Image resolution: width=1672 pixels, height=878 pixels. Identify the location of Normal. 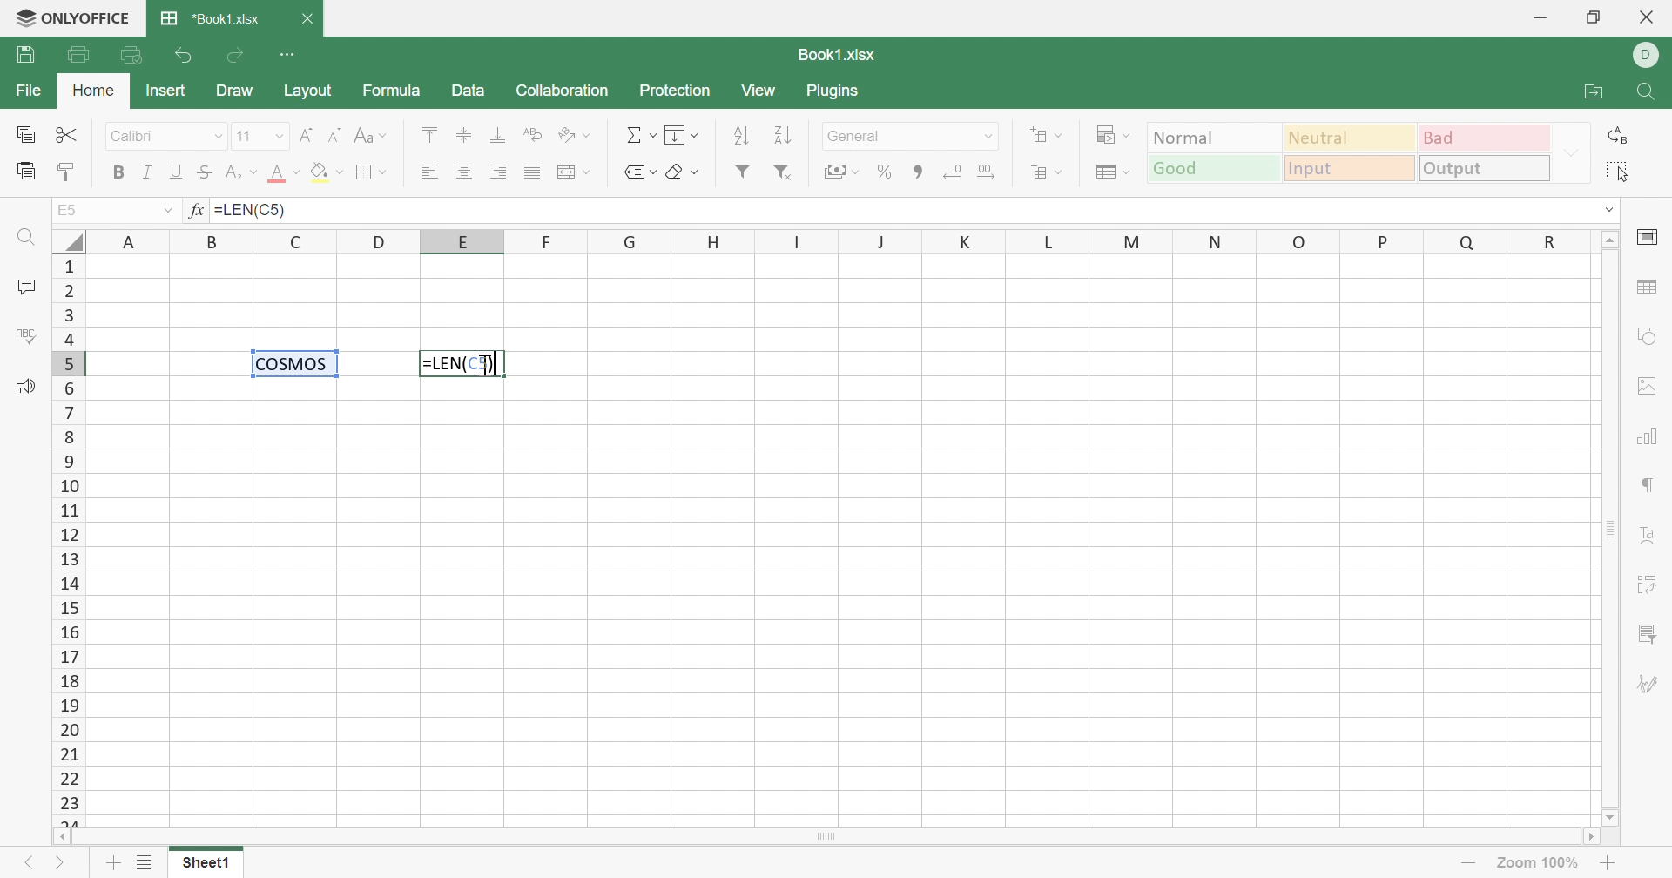
(1215, 136).